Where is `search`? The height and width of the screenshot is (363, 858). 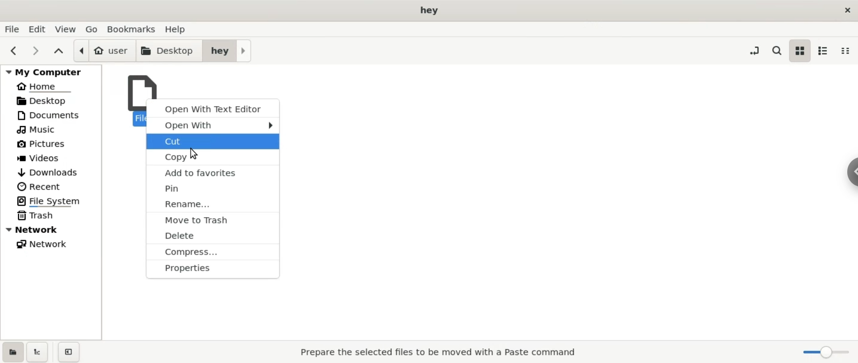
search is located at coordinates (776, 50).